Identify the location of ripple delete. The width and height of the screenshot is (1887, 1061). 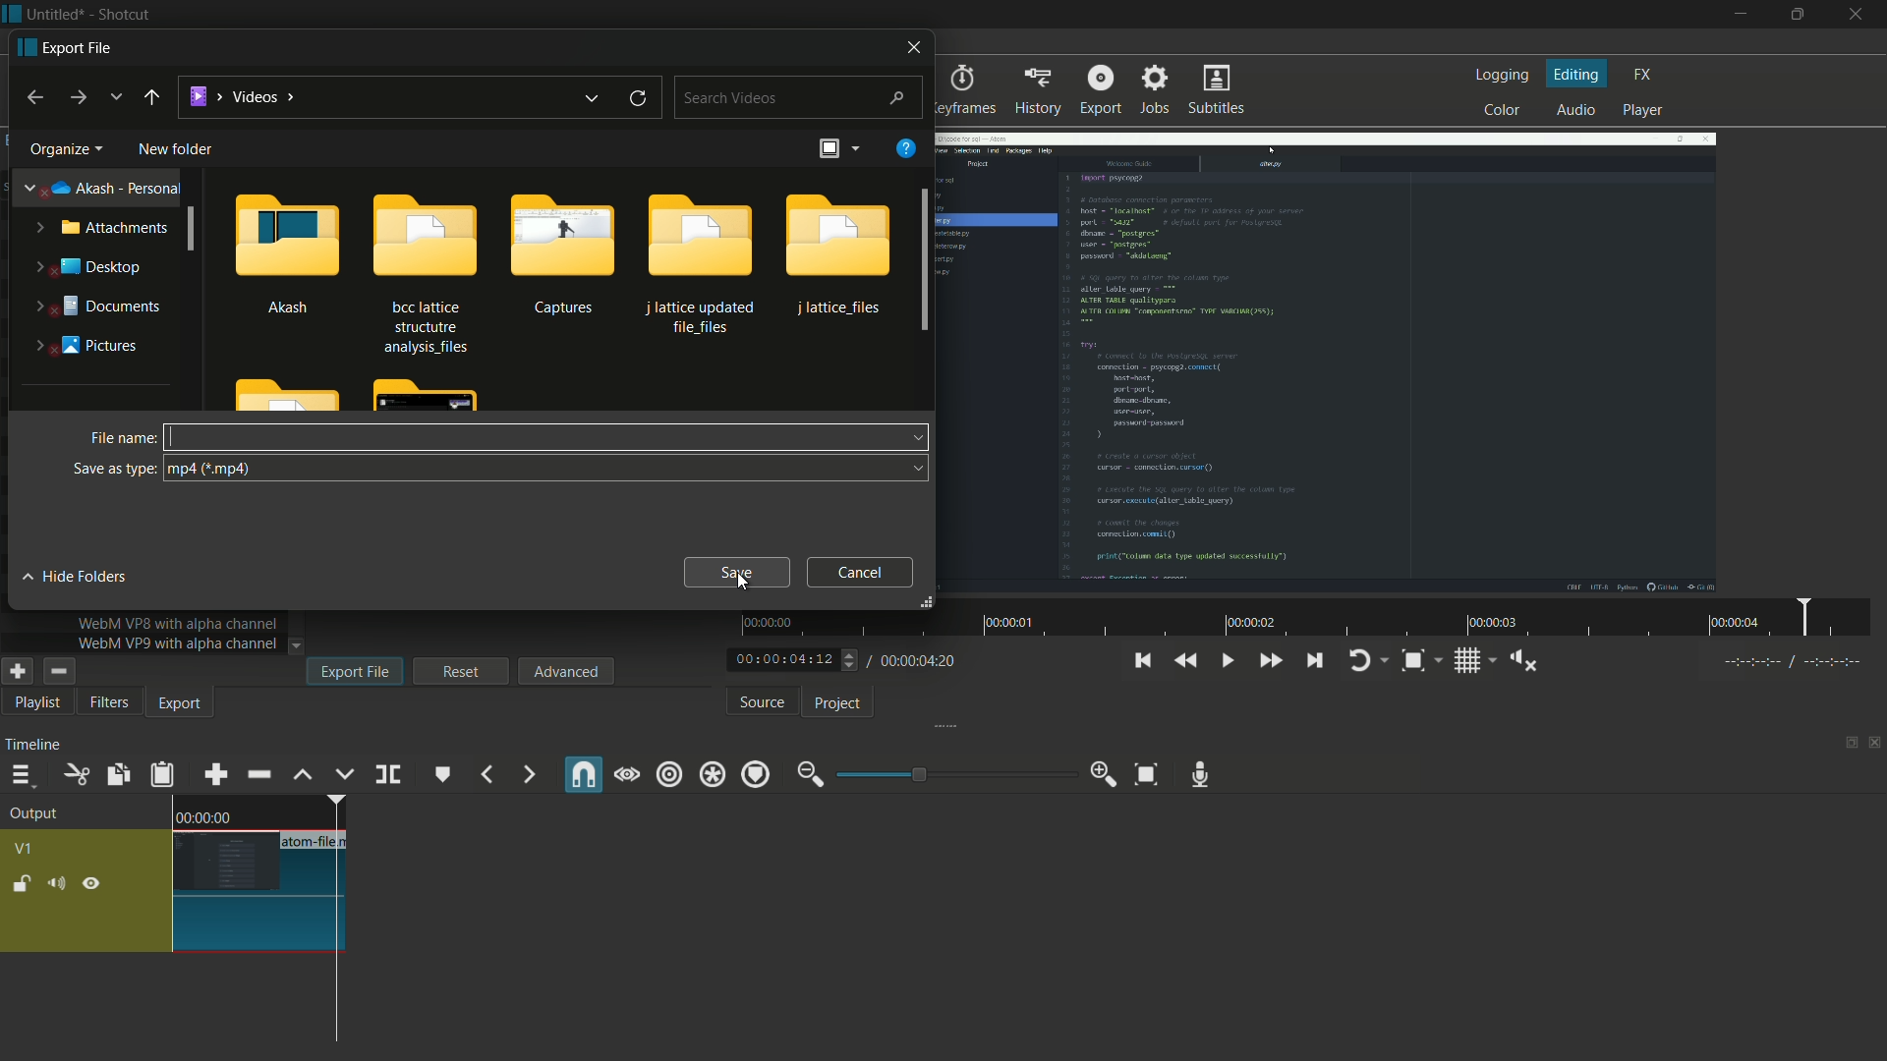
(257, 774).